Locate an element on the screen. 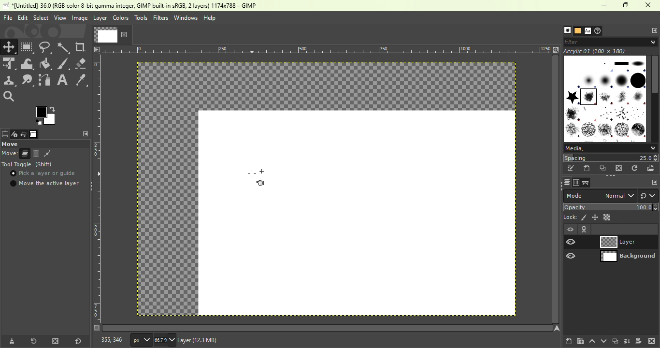 The image size is (660, 348). Wrap transform is located at coordinates (27, 64).